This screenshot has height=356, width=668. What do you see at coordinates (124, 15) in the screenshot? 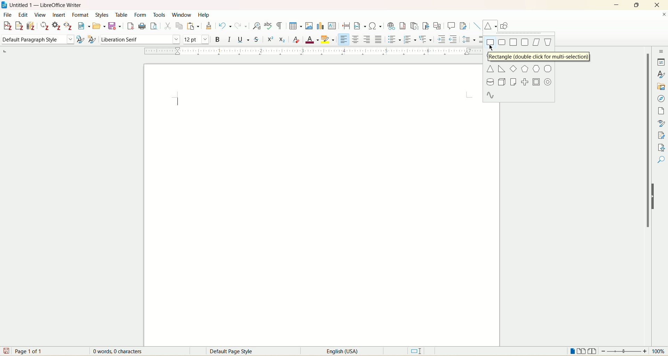
I see `table` at bounding box center [124, 15].